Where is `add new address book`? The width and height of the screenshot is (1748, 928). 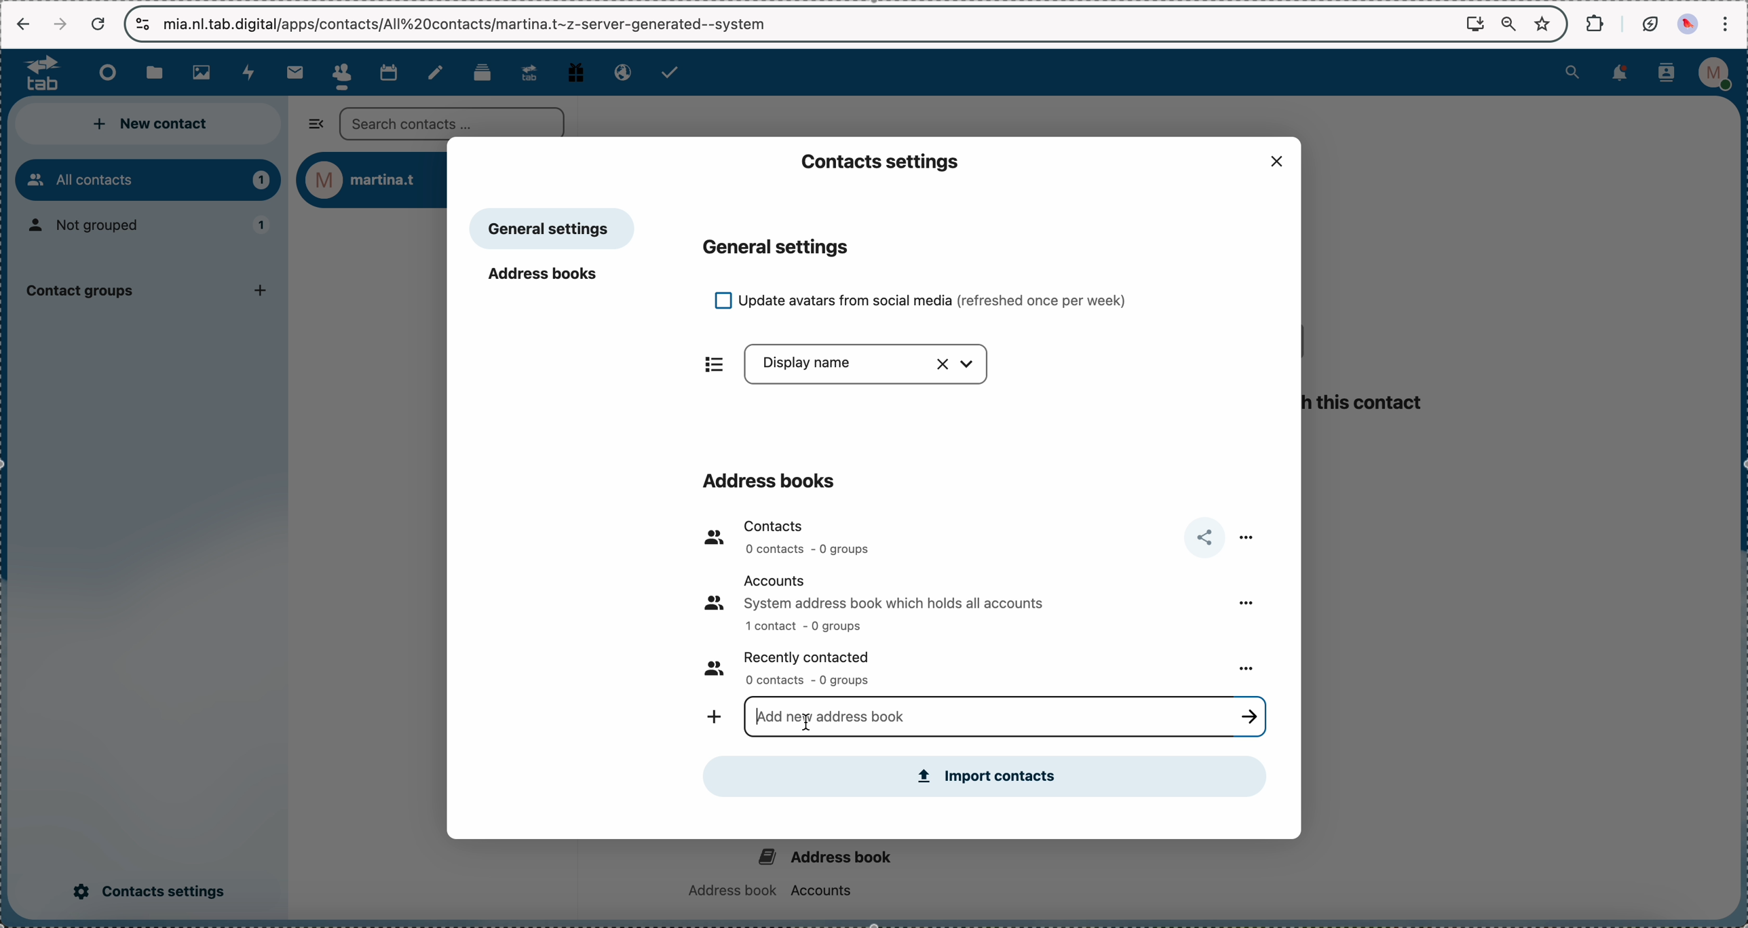 add new address book is located at coordinates (710, 719).